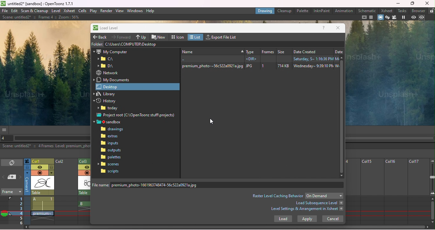  I want to click on Scripts , so click(110, 171).